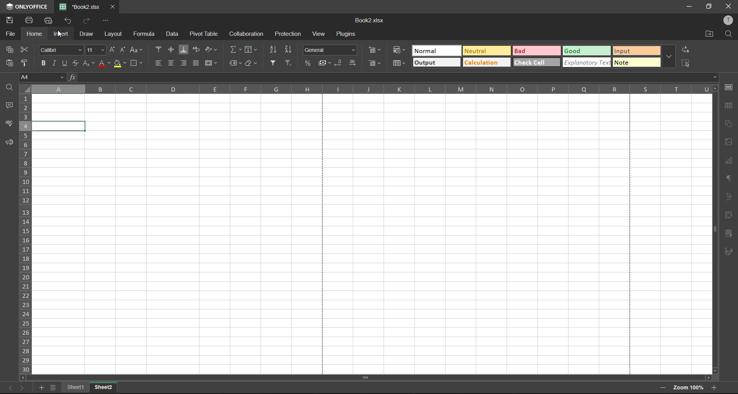 This screenshot has height=394, width=738. I want to click on input, so click(637, 51).